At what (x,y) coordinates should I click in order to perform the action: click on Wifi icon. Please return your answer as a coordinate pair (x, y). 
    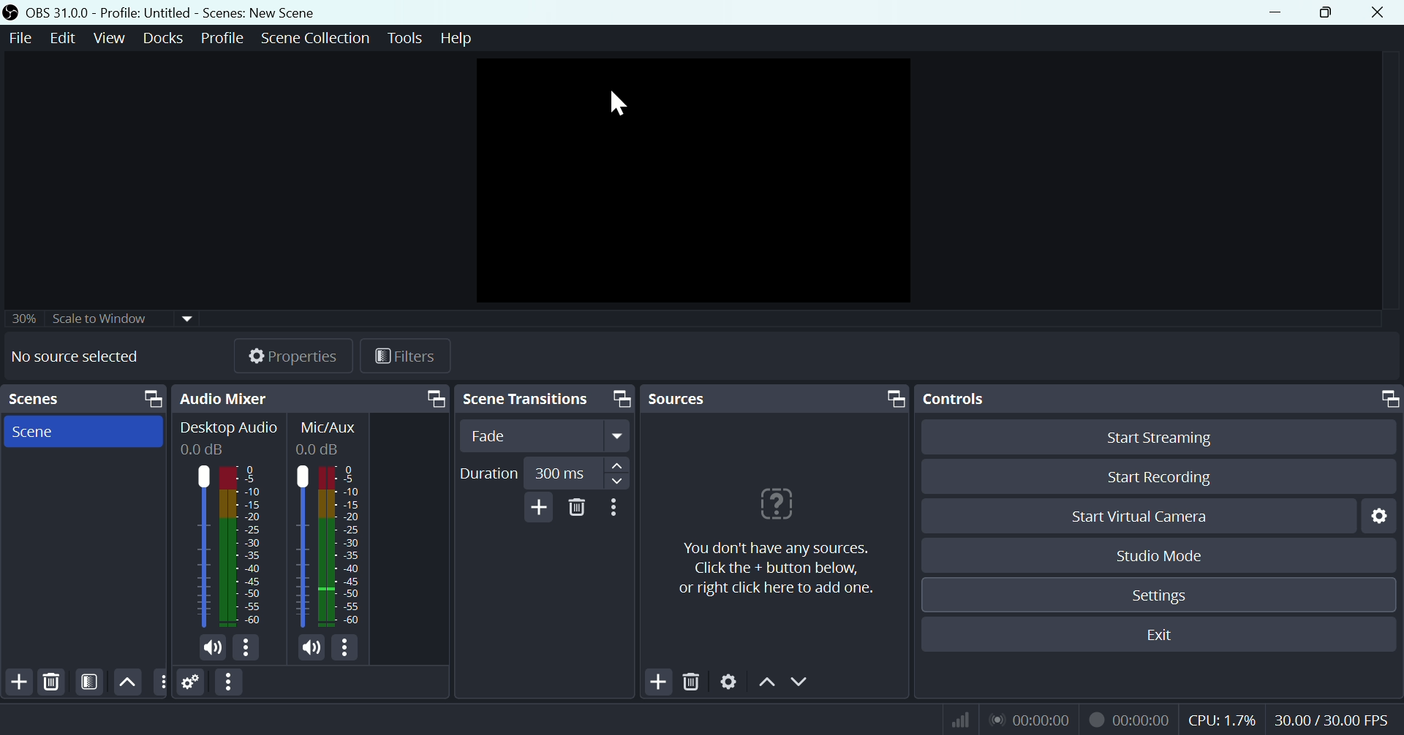
    Looking at the image, I should click on (963, 720).